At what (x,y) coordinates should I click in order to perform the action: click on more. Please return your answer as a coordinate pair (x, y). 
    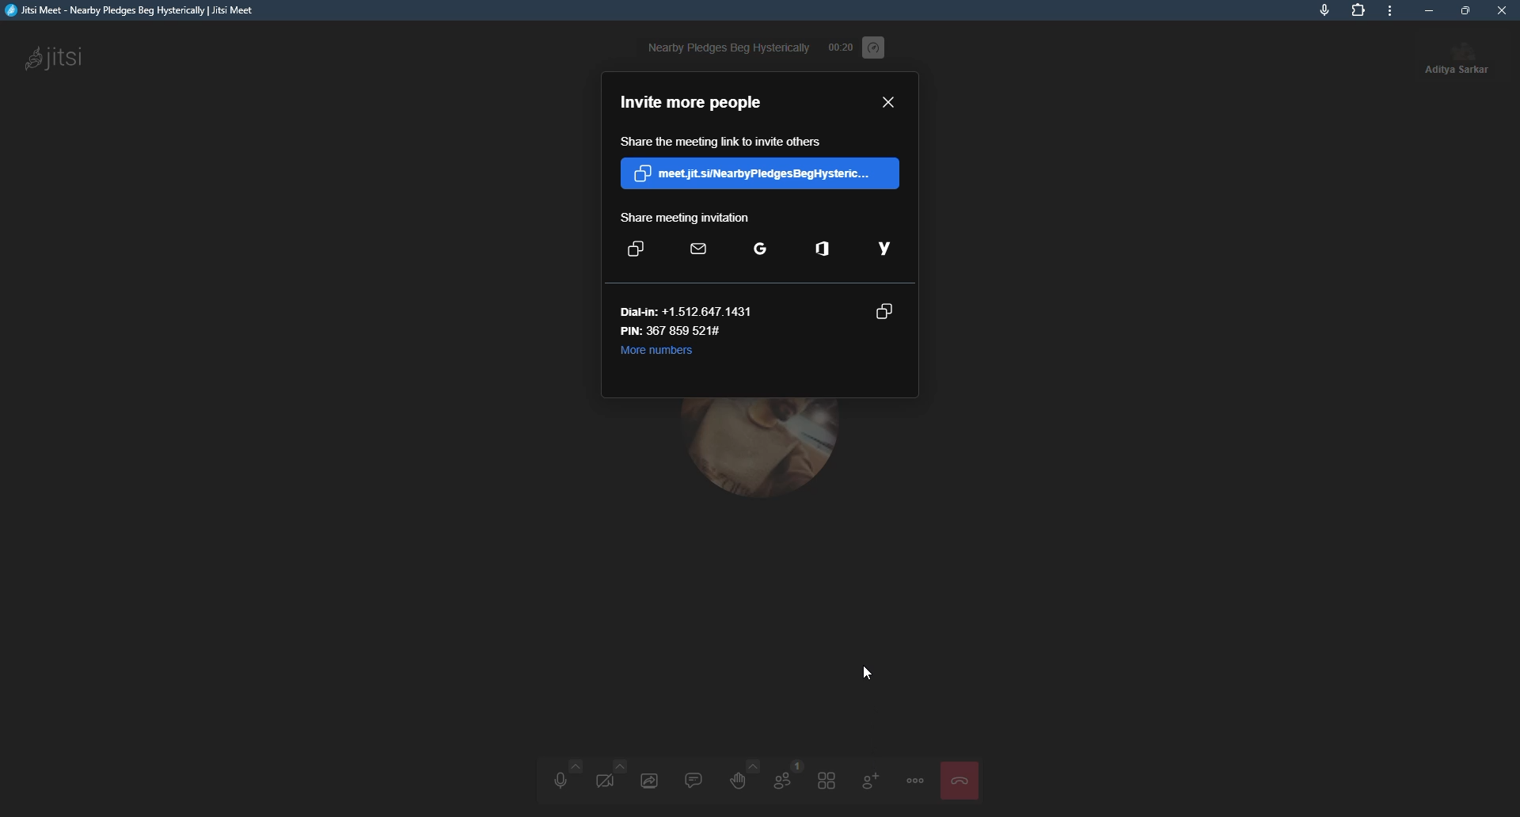
    Looking at the image, I should click on (1389, 10).